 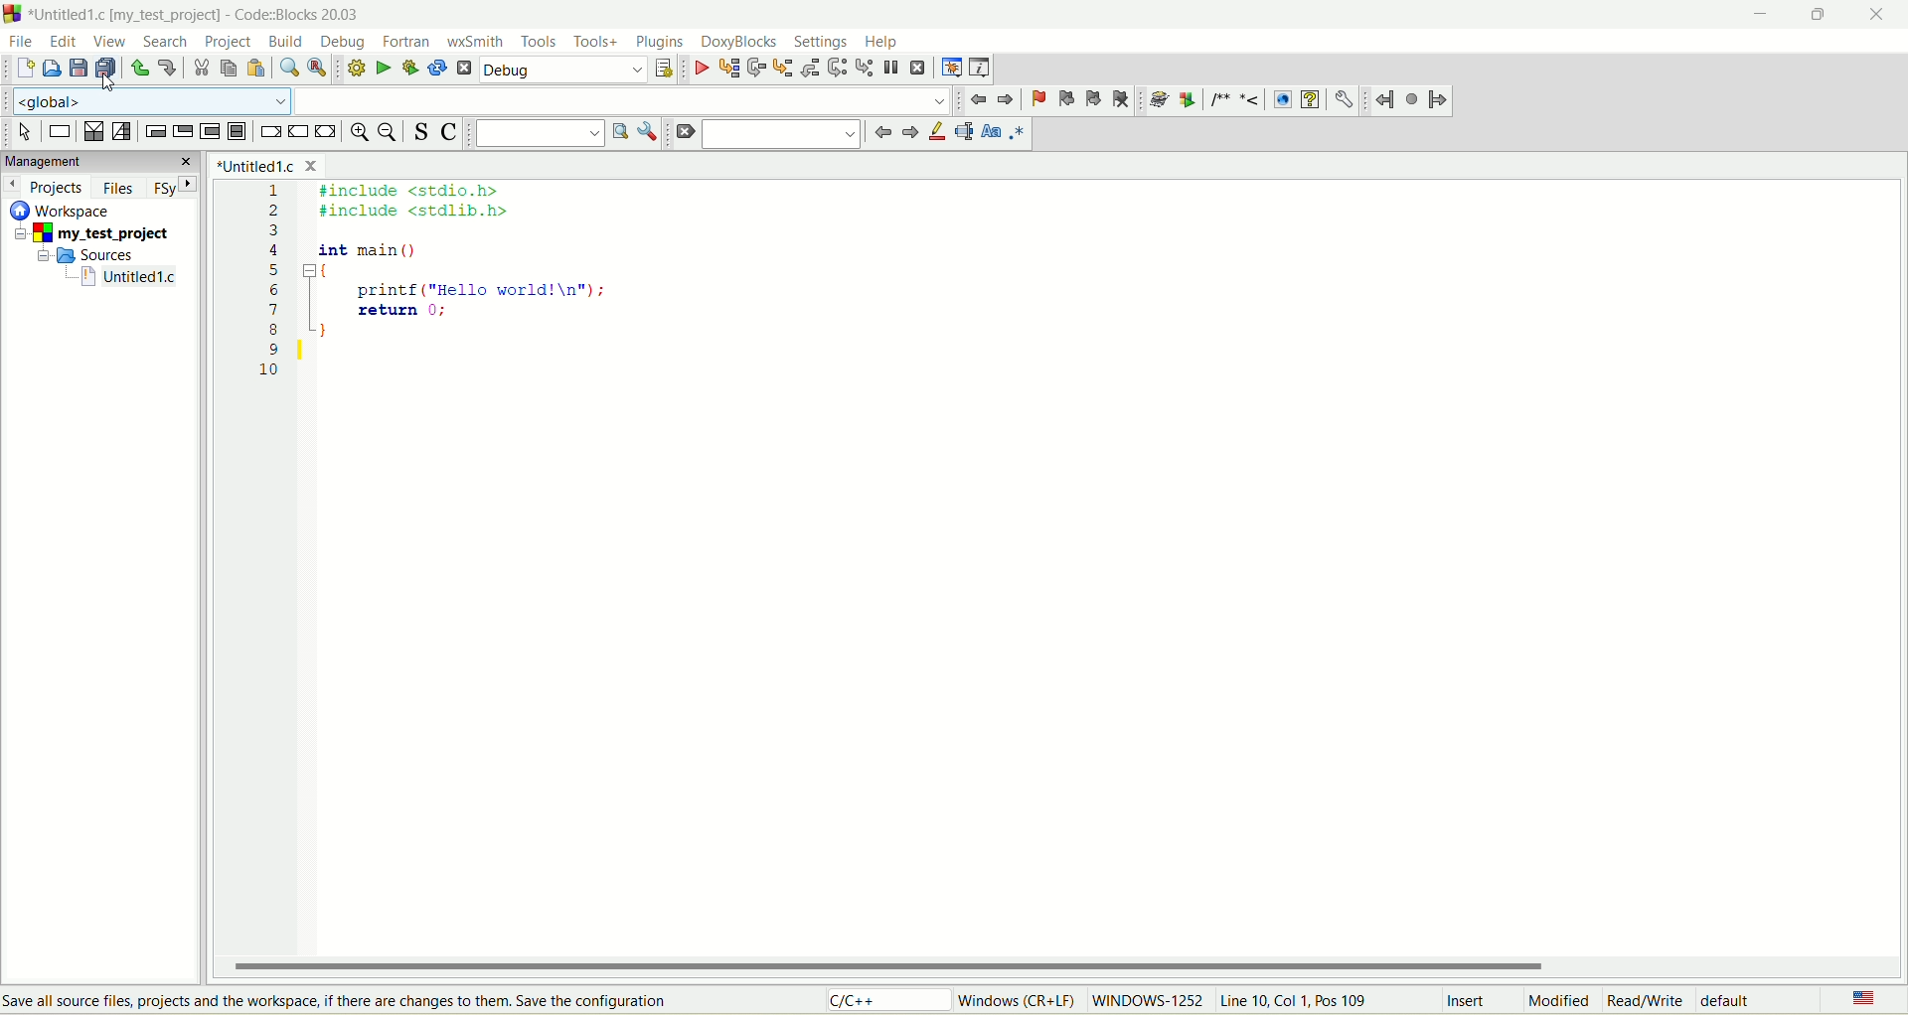 I want to click on open, so click(x=52, y=69).